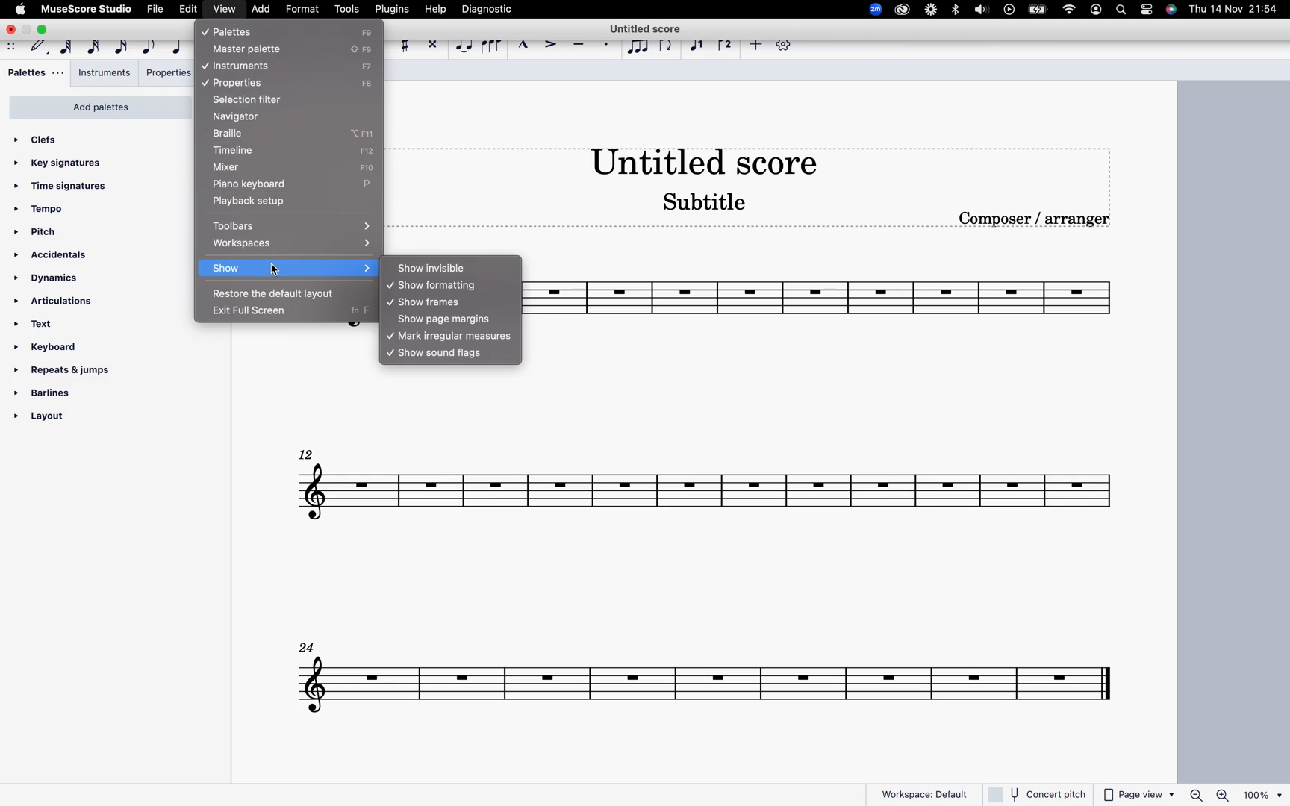 Image resolution: width=1290 pixels, height=806 pixels. Describe the element at coordinates (37, 46) in the screenshot. I see `default` at that location.